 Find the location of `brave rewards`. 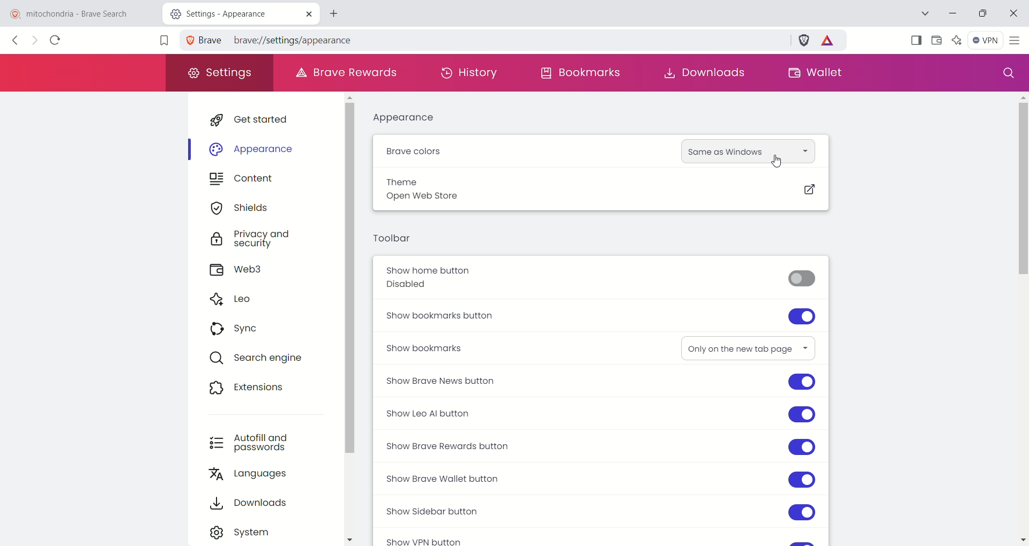

brave rewards is located at coordinates (830, 42).